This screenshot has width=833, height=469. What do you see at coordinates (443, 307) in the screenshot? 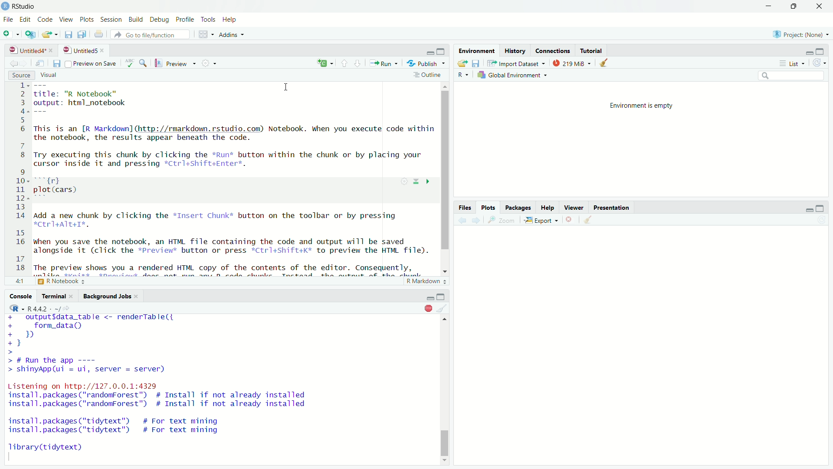
I see `clear console` at bounding box center [443, 307].